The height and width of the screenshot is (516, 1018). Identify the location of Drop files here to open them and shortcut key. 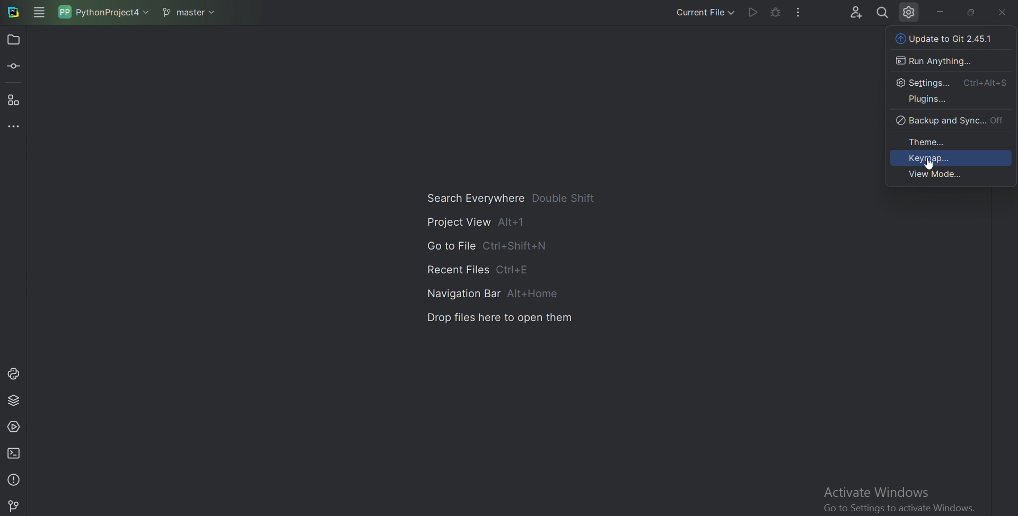
(500, 317).